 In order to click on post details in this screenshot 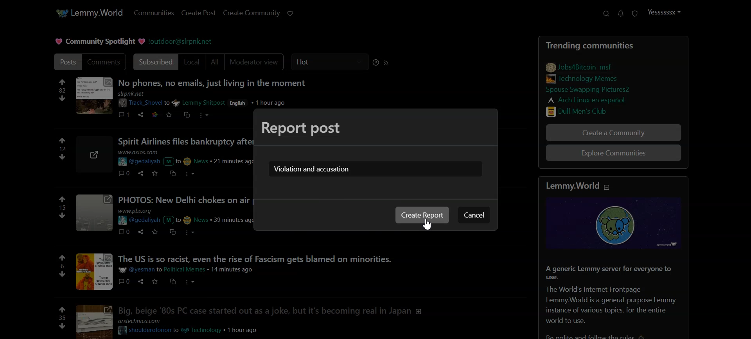, I will do `click(215, 100)`.